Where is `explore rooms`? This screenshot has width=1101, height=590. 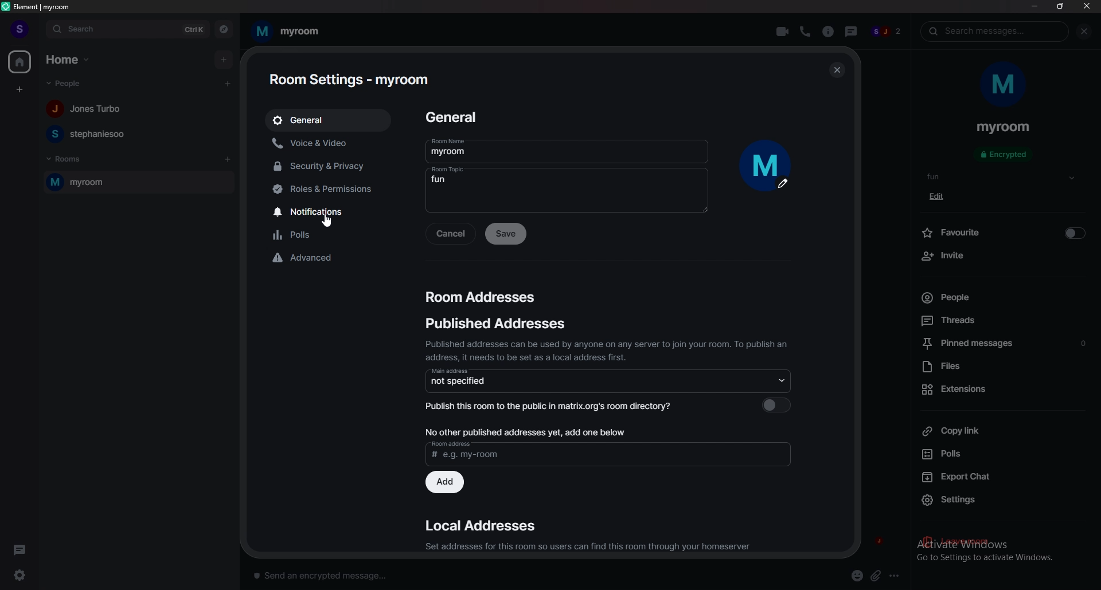
explore rooms is located at coordinates (224, 29).